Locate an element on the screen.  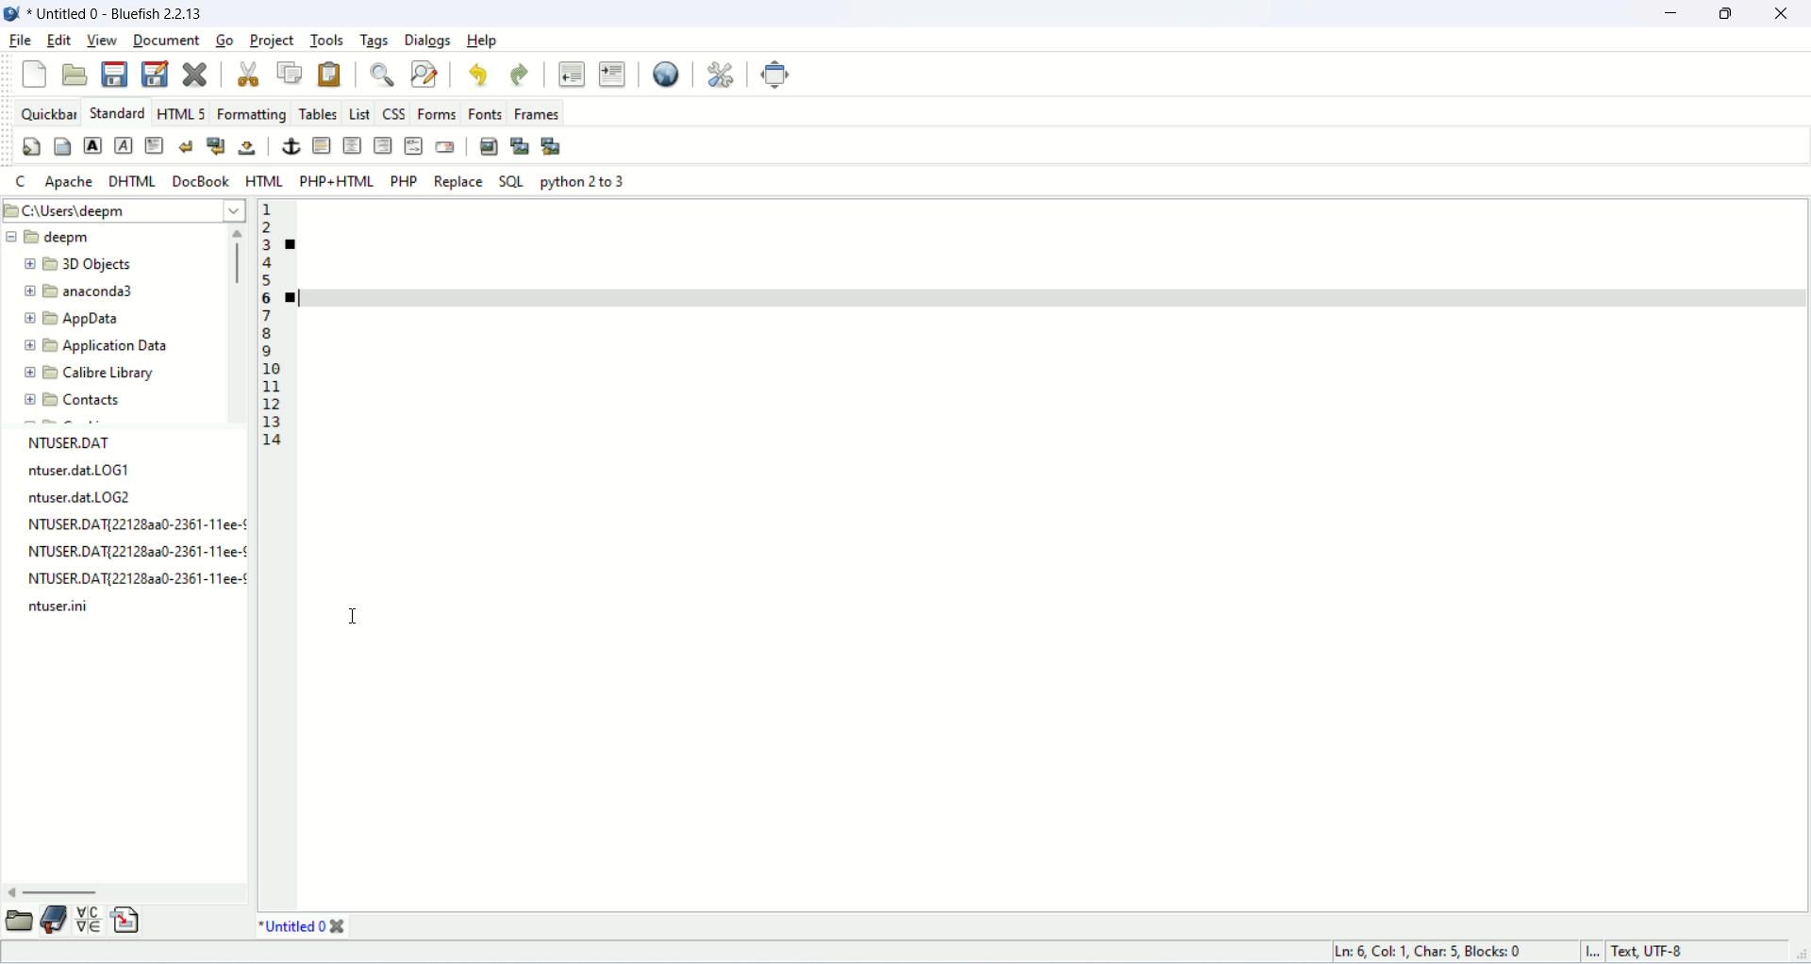
preferences is located at coordinates (723, 75).